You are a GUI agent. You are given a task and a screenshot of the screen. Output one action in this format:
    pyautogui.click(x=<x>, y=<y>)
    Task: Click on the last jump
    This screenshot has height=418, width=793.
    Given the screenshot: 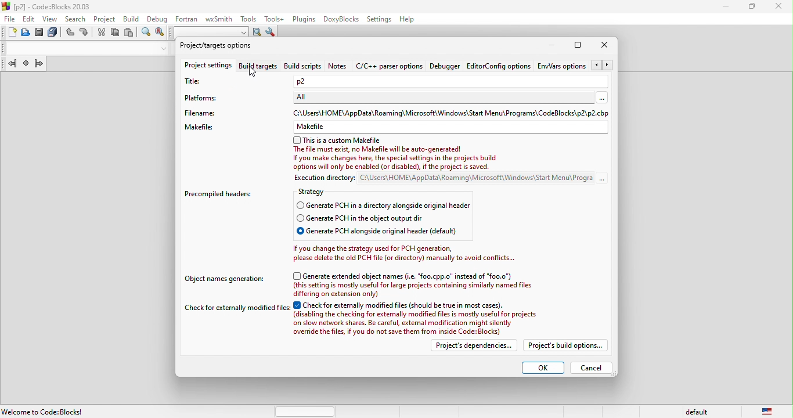 What is the action you would take?
    pyautogui.click(x=26, y=65)
    